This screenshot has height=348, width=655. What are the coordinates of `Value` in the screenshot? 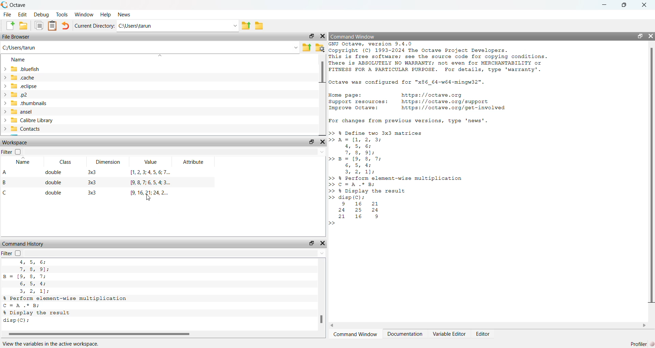 It's located at (151, 161).